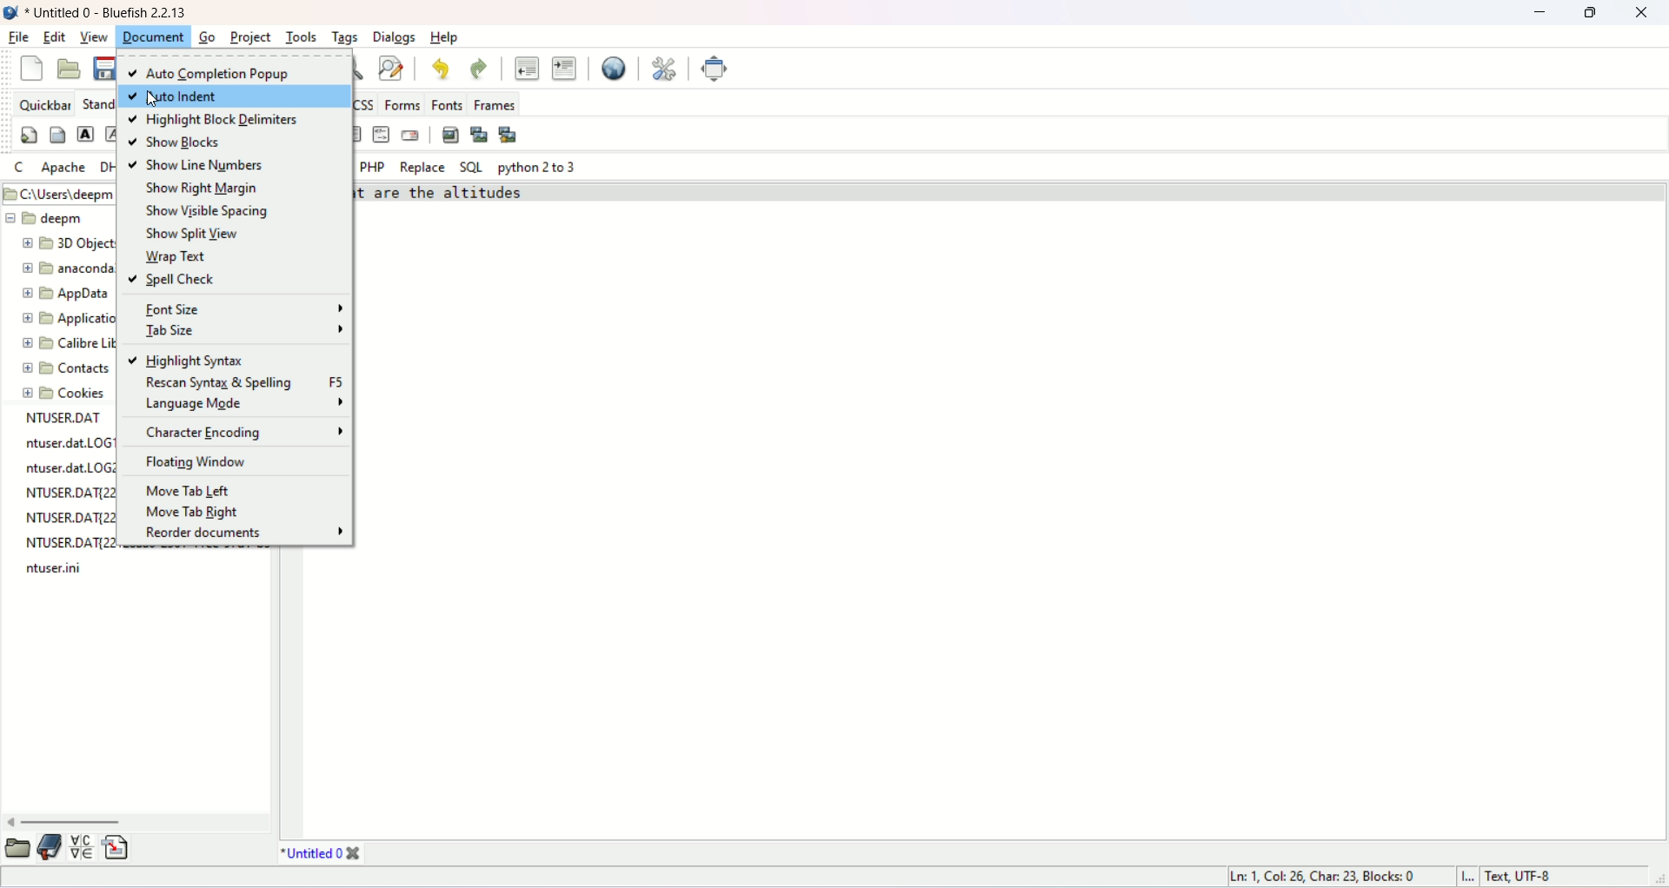 The width and height of the screenshot is (1669, 888). What do you see at coordinates (17, 167) in the screenshot?
I see `C` at bounding box center [17, 167].